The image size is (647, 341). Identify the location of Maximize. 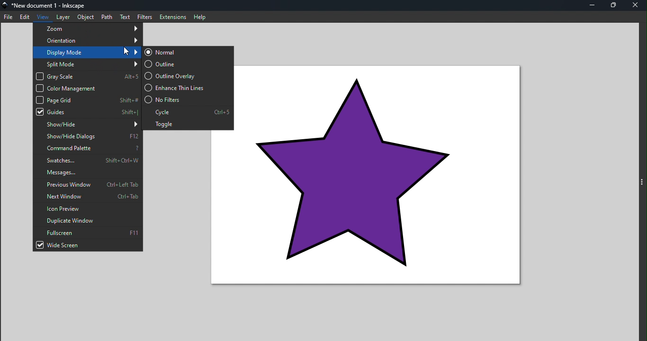
(617, 6).